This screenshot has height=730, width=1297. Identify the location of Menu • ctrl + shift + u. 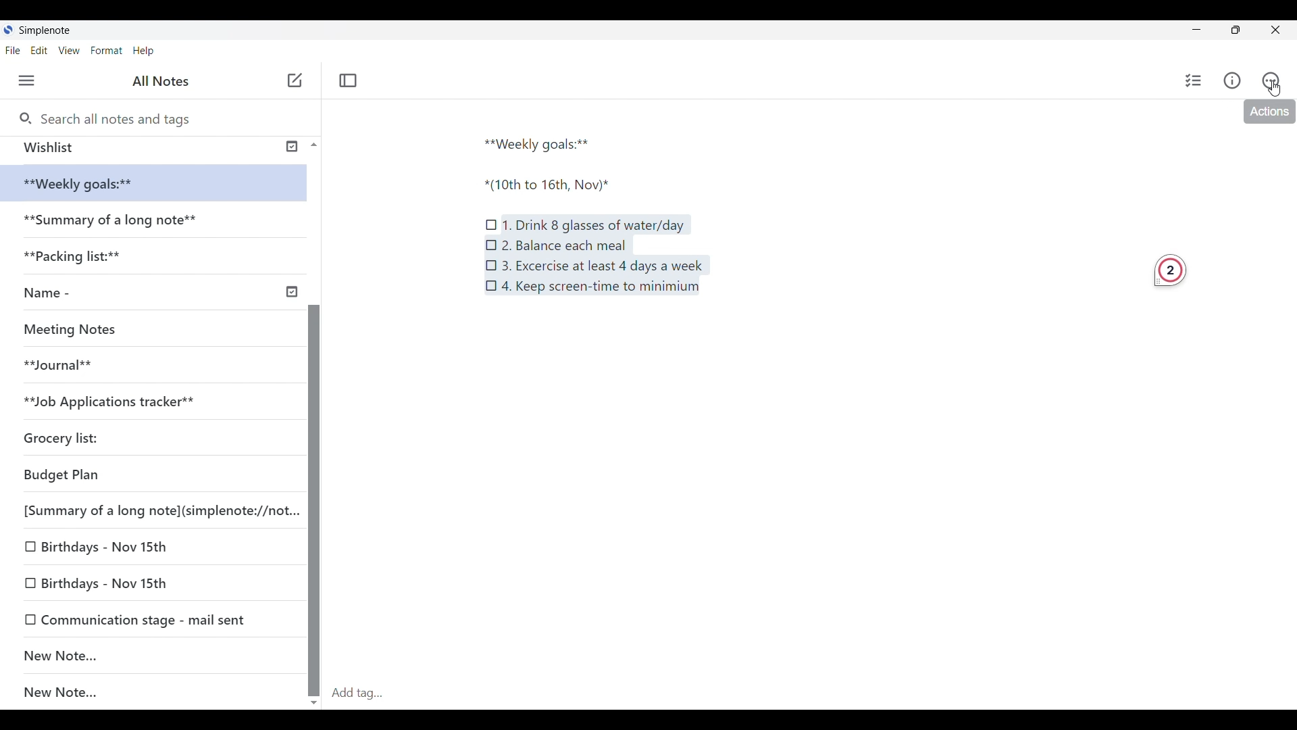
(32, 80).